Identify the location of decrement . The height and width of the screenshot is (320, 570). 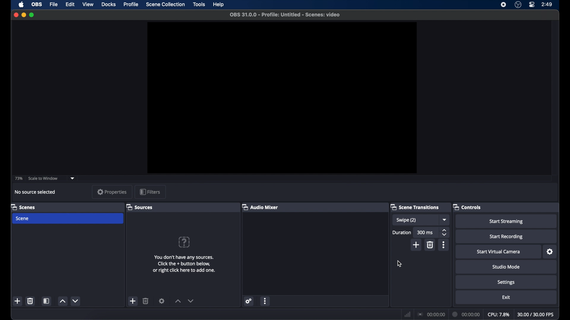
(76, 301).